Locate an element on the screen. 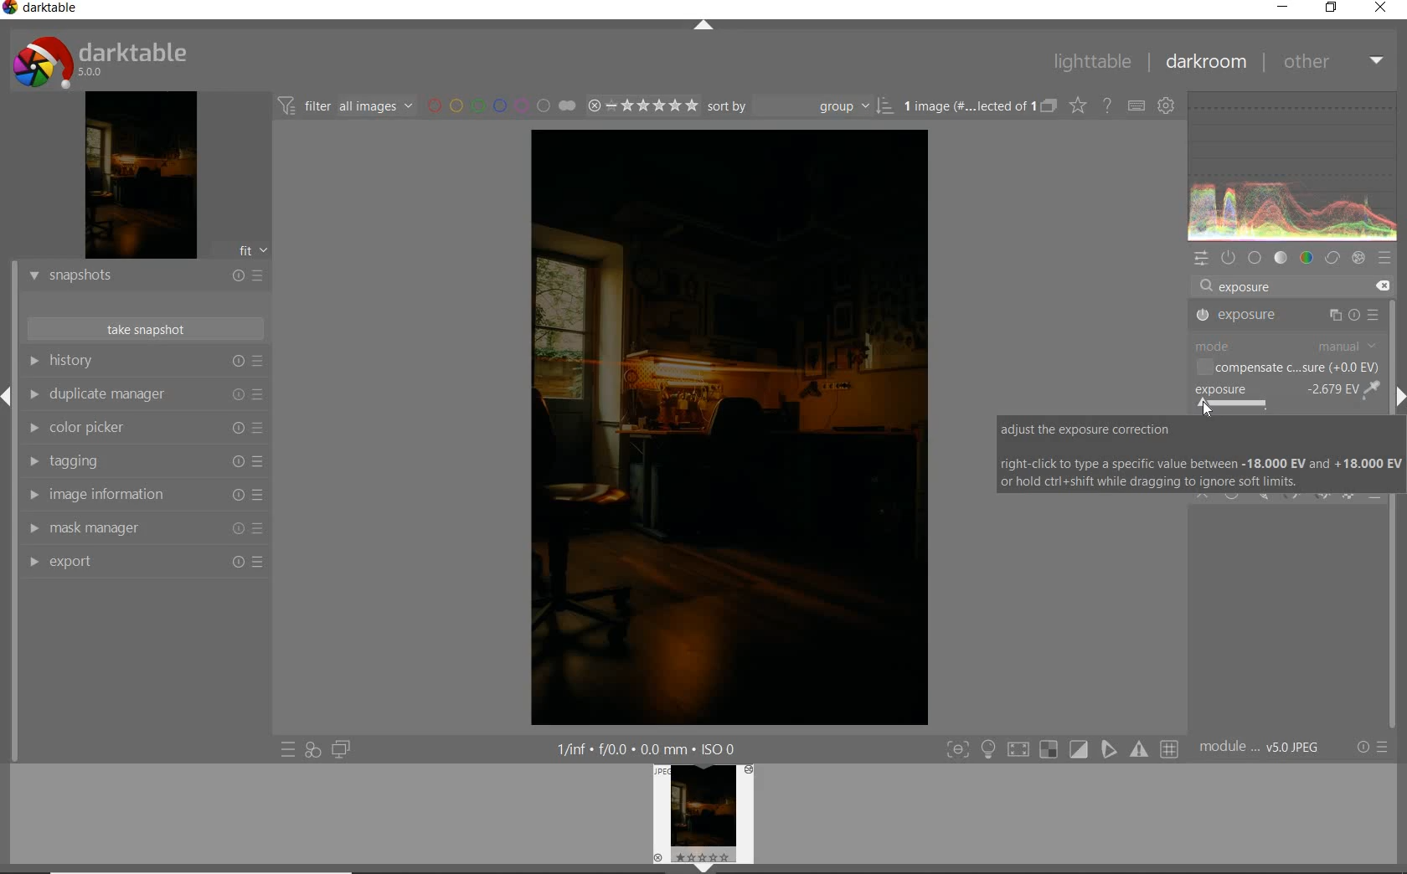  take snapshots is located at coordinates (147, 328).